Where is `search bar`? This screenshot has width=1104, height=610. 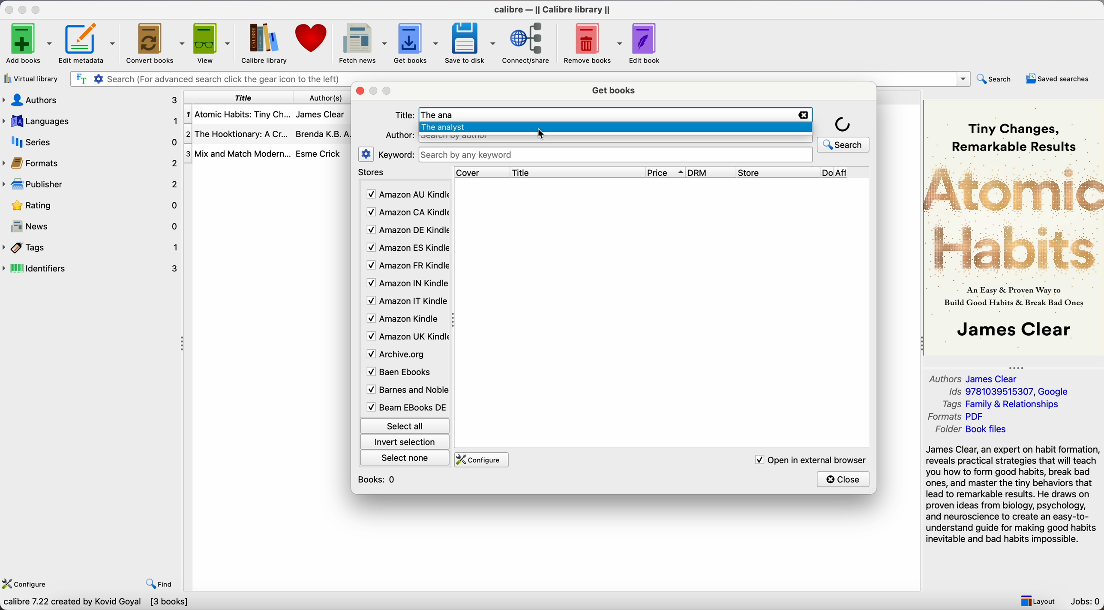
search bar is located at coordinates (616, 155).